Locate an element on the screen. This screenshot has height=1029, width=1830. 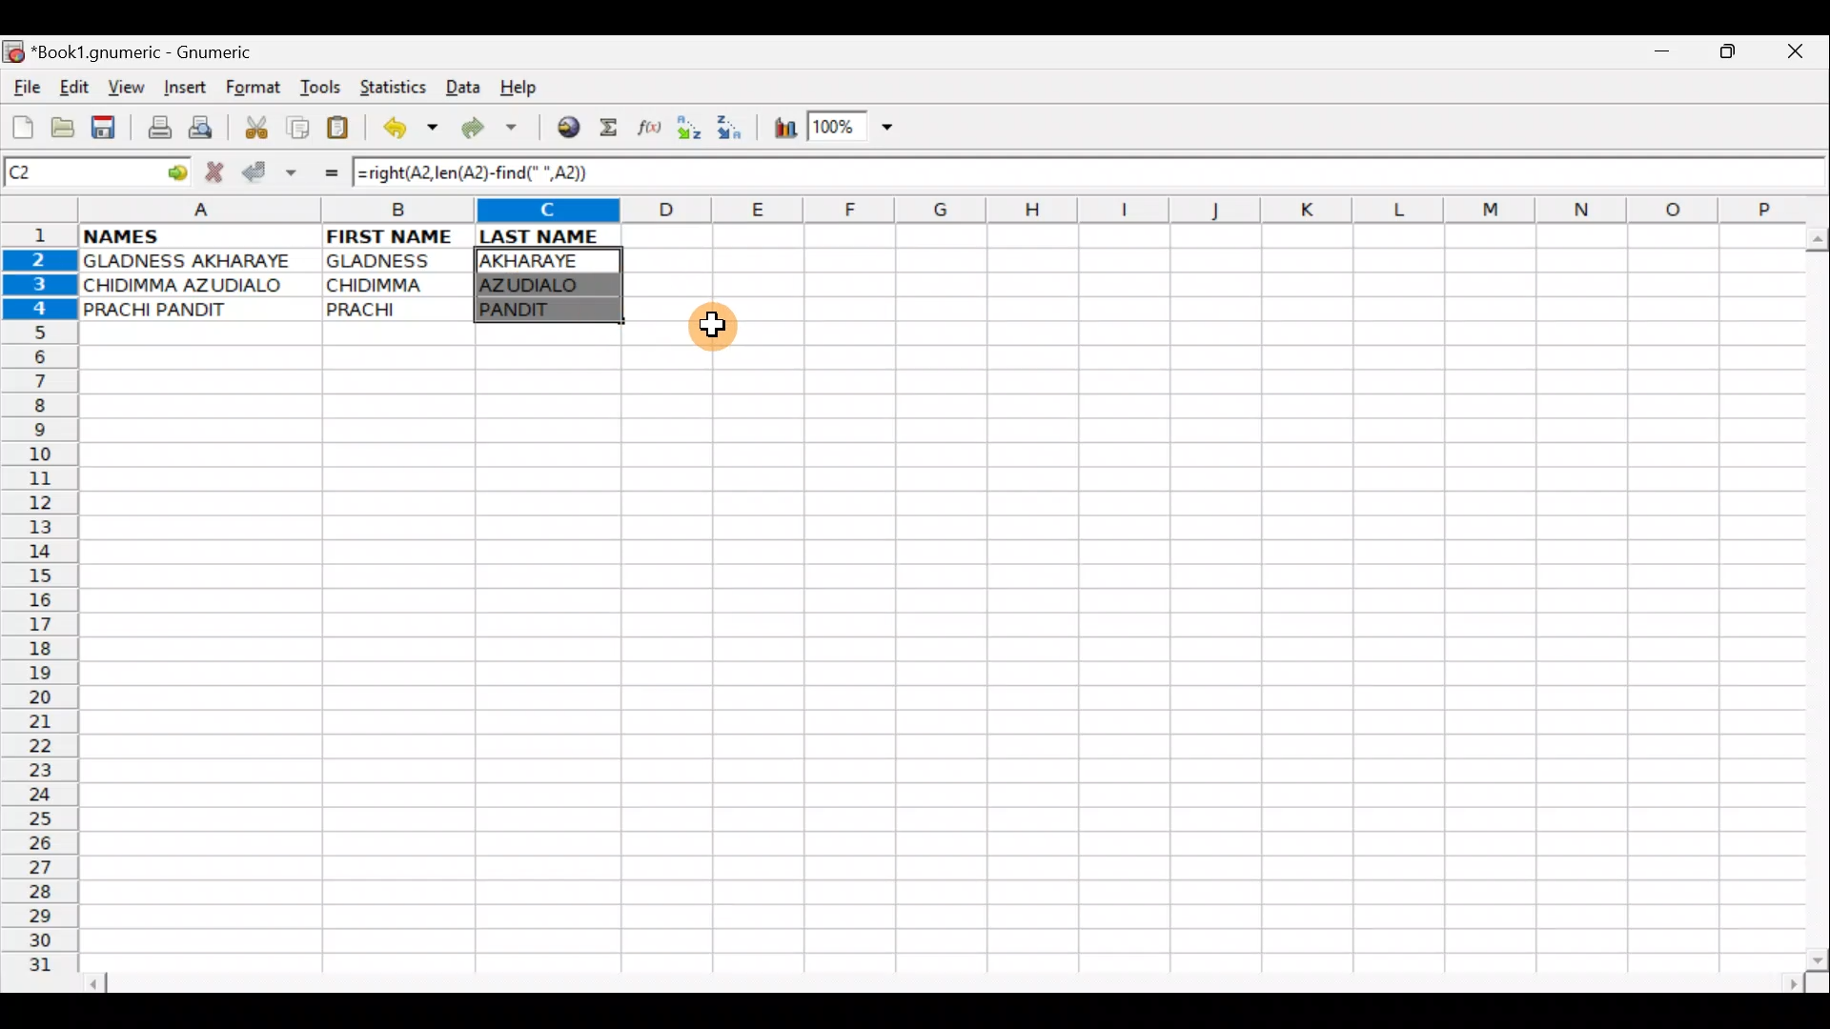
GLADNESS AKHARAYE is located at coordinates (199, 262).